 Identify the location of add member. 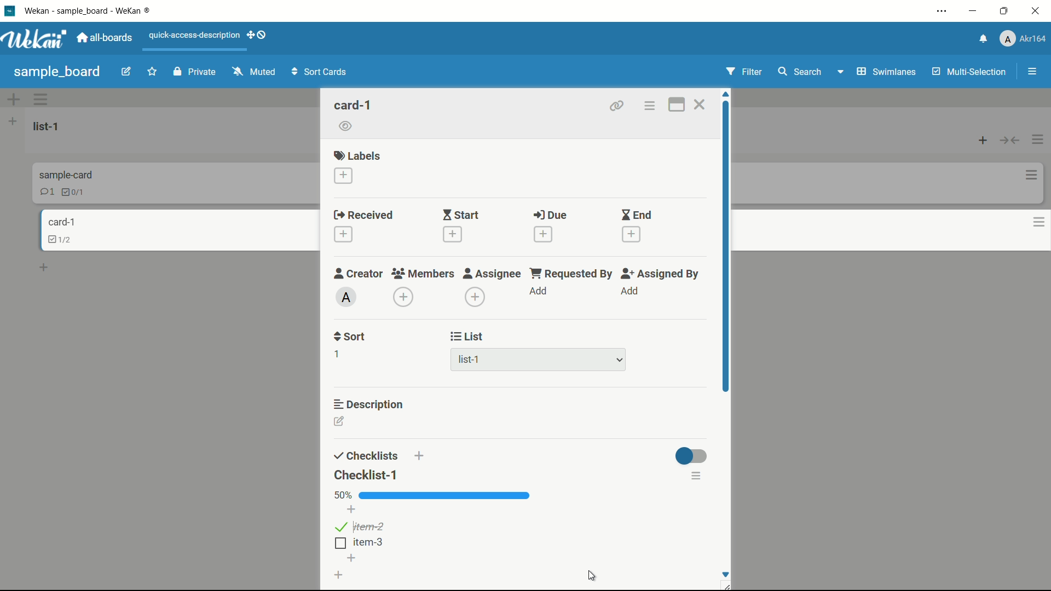
(403, 297).